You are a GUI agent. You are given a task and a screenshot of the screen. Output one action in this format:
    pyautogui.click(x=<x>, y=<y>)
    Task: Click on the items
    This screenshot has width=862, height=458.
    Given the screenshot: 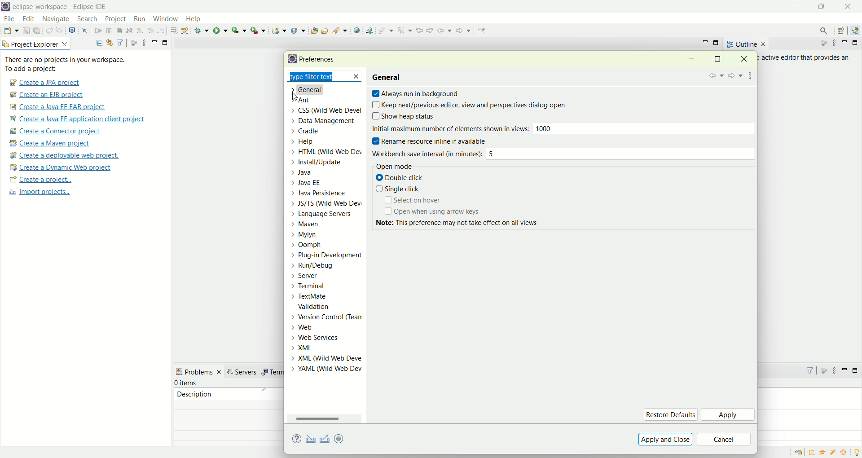 What is the action you would take?
    pyautogui.click(x=187, y=383)
    